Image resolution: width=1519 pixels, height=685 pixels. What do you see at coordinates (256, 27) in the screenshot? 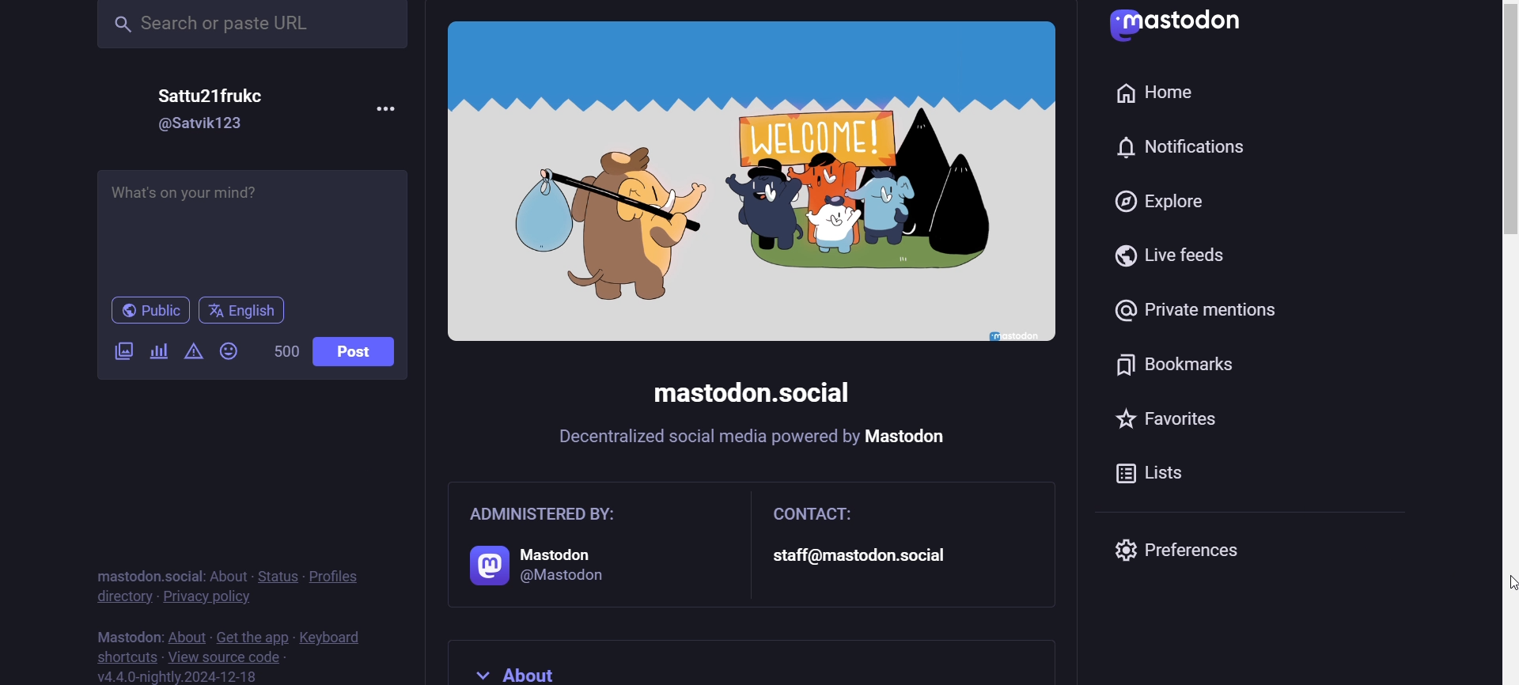
I see `search` at bounding box center [256, 27].